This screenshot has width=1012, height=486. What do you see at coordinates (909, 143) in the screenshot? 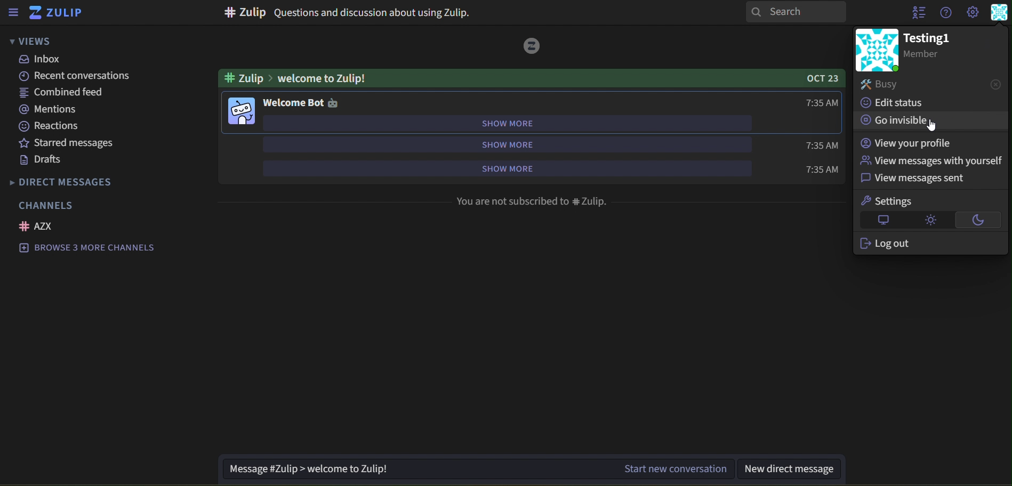
I see `view your profile` at bounding box center [909, 143].